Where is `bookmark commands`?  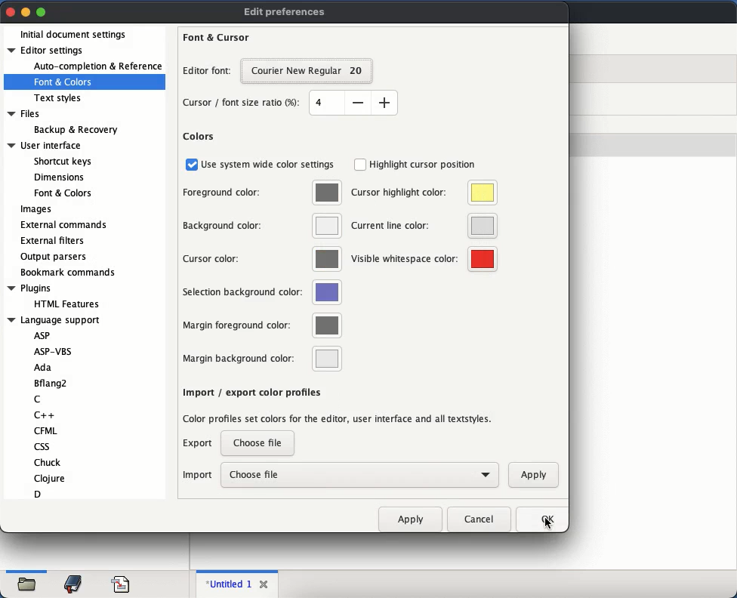
bookmark commands is located at coordinates (69, 273).